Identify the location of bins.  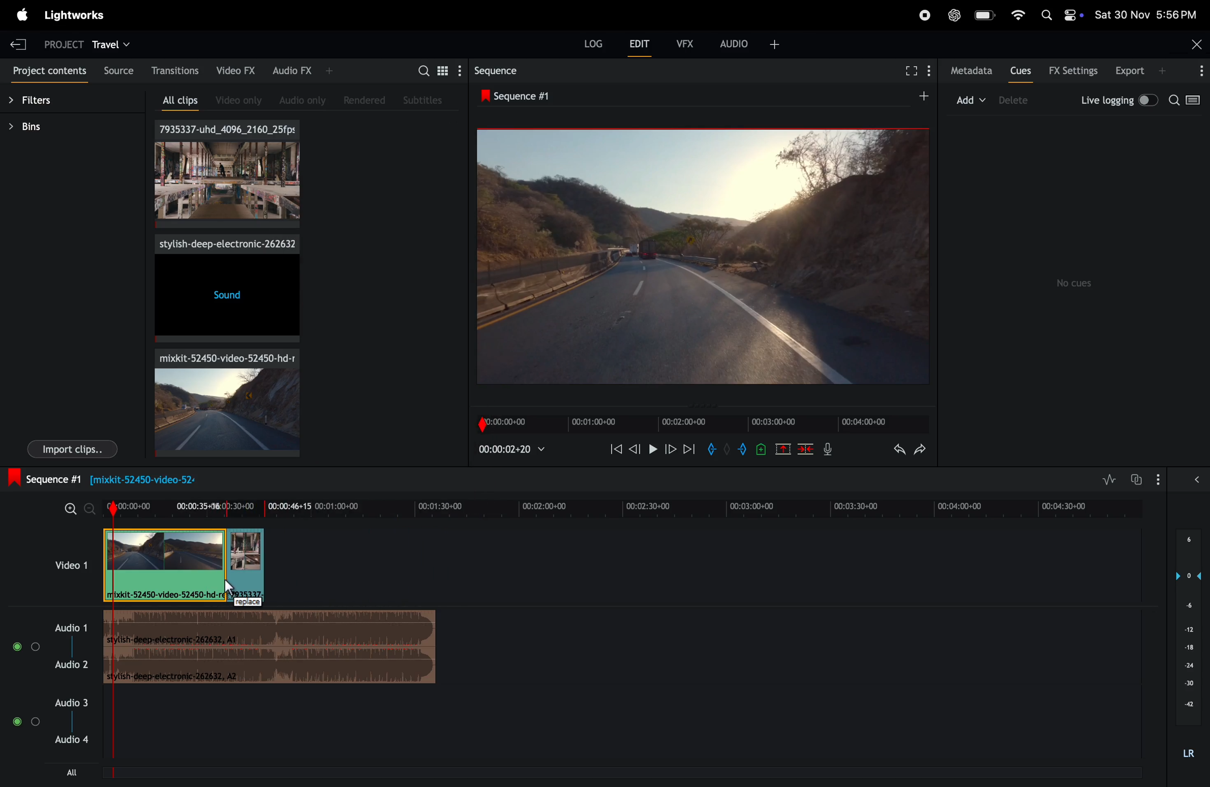
(34, 127).